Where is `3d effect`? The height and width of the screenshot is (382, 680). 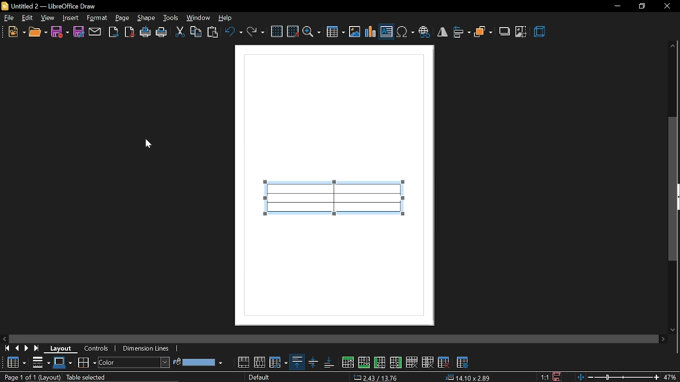
3d effect is located at coordinates (541, 32).